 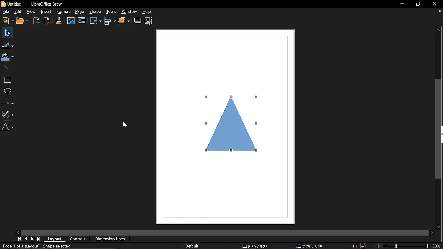 I want to click on Basic shapes, so click(x=8, y=127).